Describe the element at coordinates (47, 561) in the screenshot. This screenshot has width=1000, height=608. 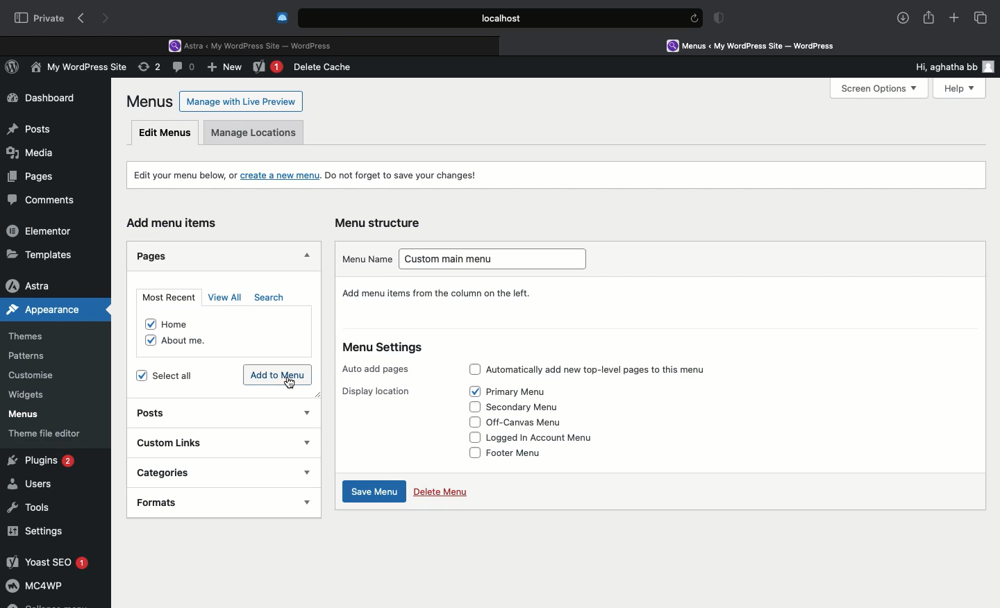
I see `Yoast SEO 1` at that location.